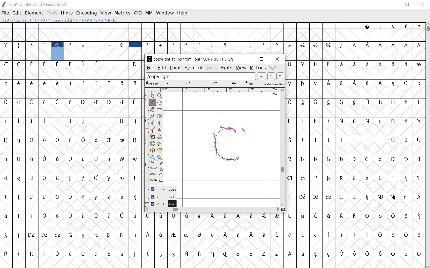  Describe the element at coordinates (159, 130) in the screenshot. I see `Add a corner point` at that location.